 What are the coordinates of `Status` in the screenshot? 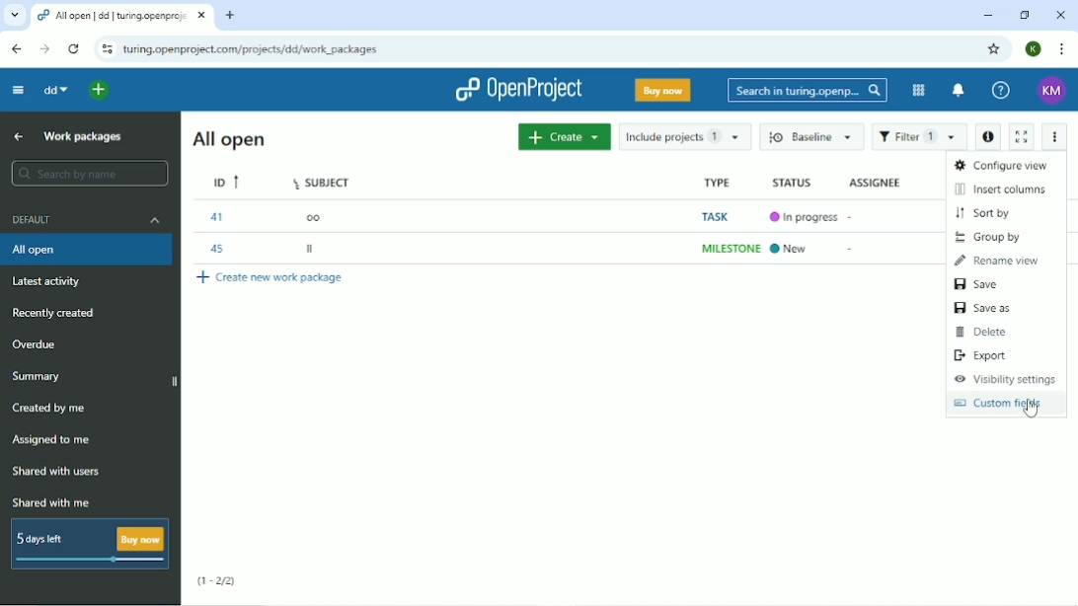 It's located at (801, 184).